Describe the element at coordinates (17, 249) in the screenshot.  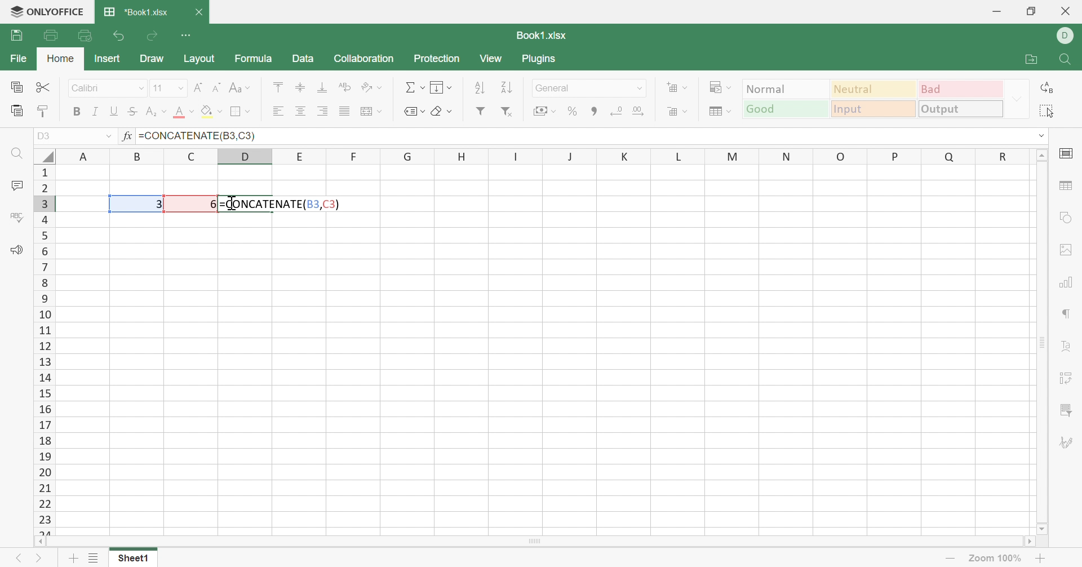
I see `Feedback & Support` at that location.